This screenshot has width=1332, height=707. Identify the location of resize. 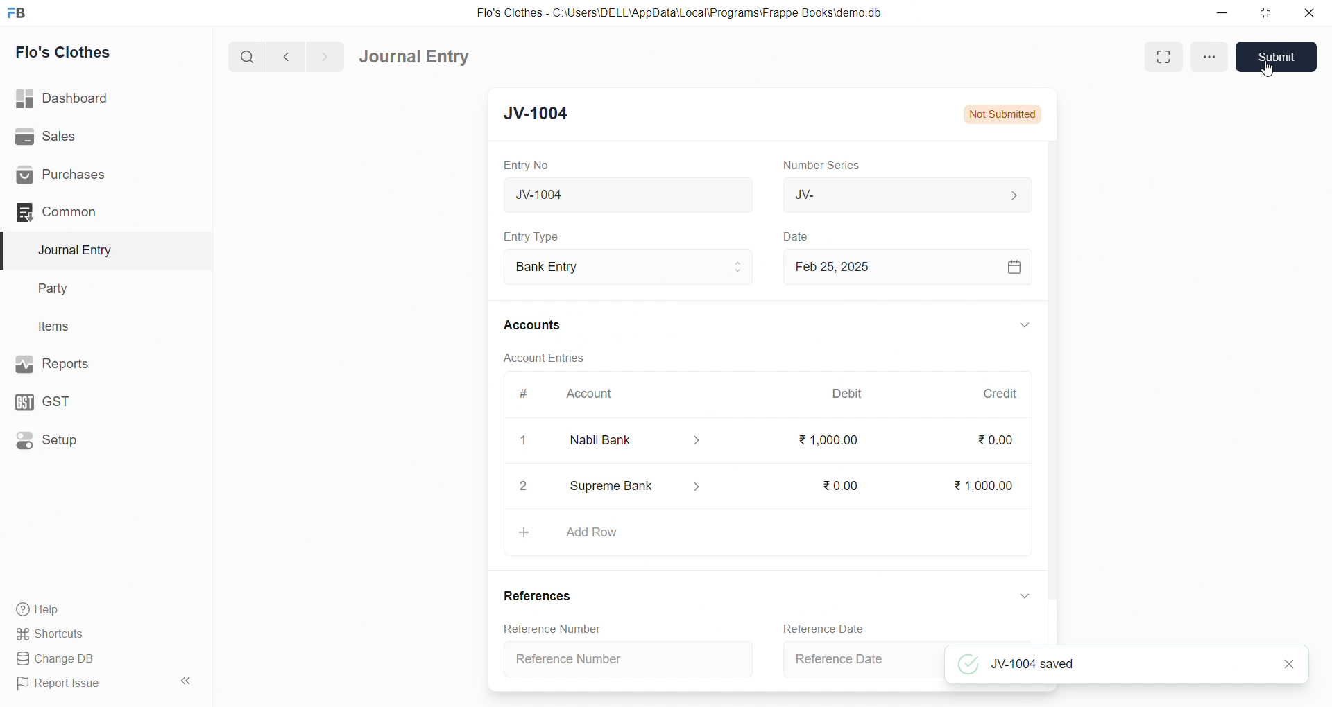
(1262, 12).